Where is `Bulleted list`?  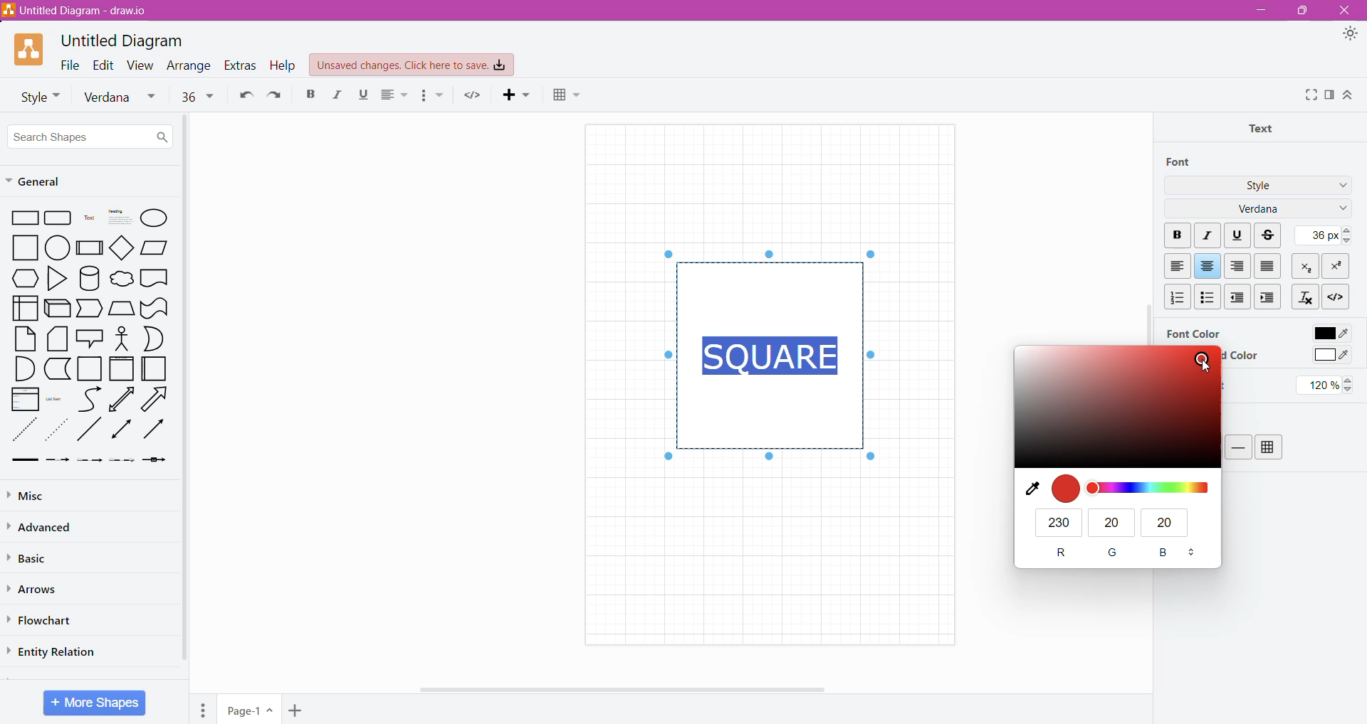 Bulleted list is located at coordinates (434, 95).